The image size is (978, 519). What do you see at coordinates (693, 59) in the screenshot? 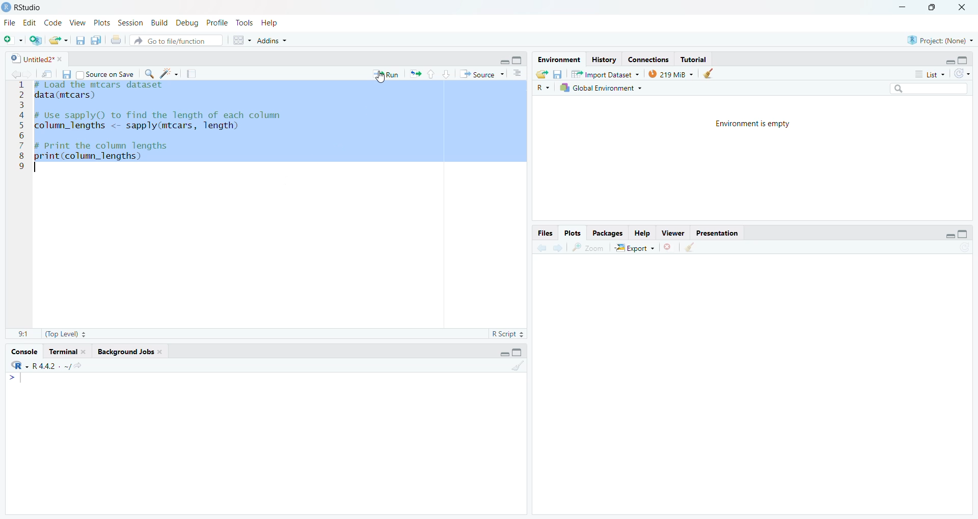
I see `Tutorial` at bounding box center [693, 59].